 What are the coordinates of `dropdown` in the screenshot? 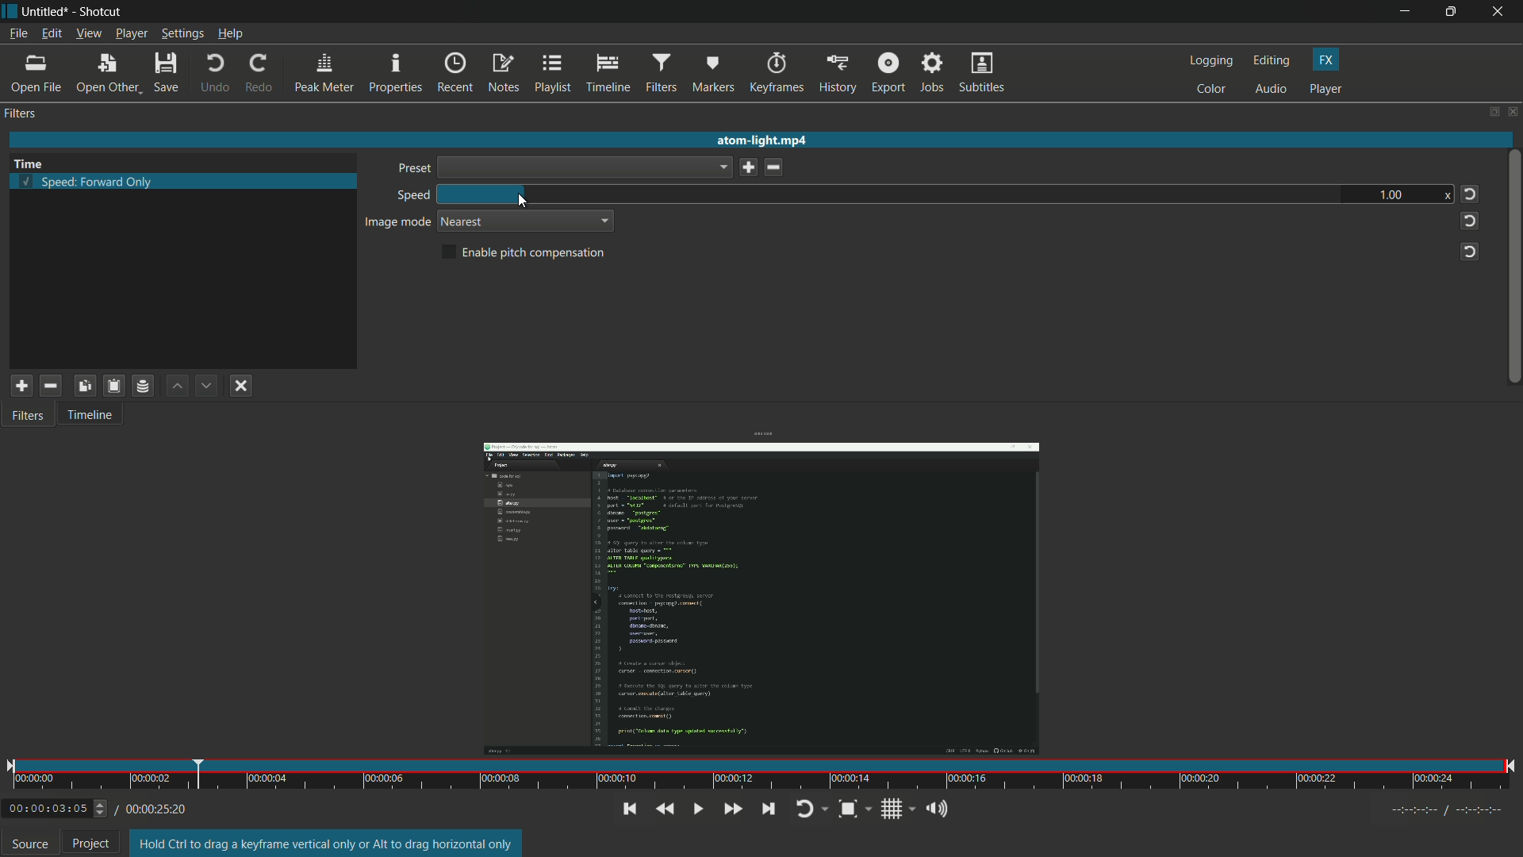 It's located at (603, 221).